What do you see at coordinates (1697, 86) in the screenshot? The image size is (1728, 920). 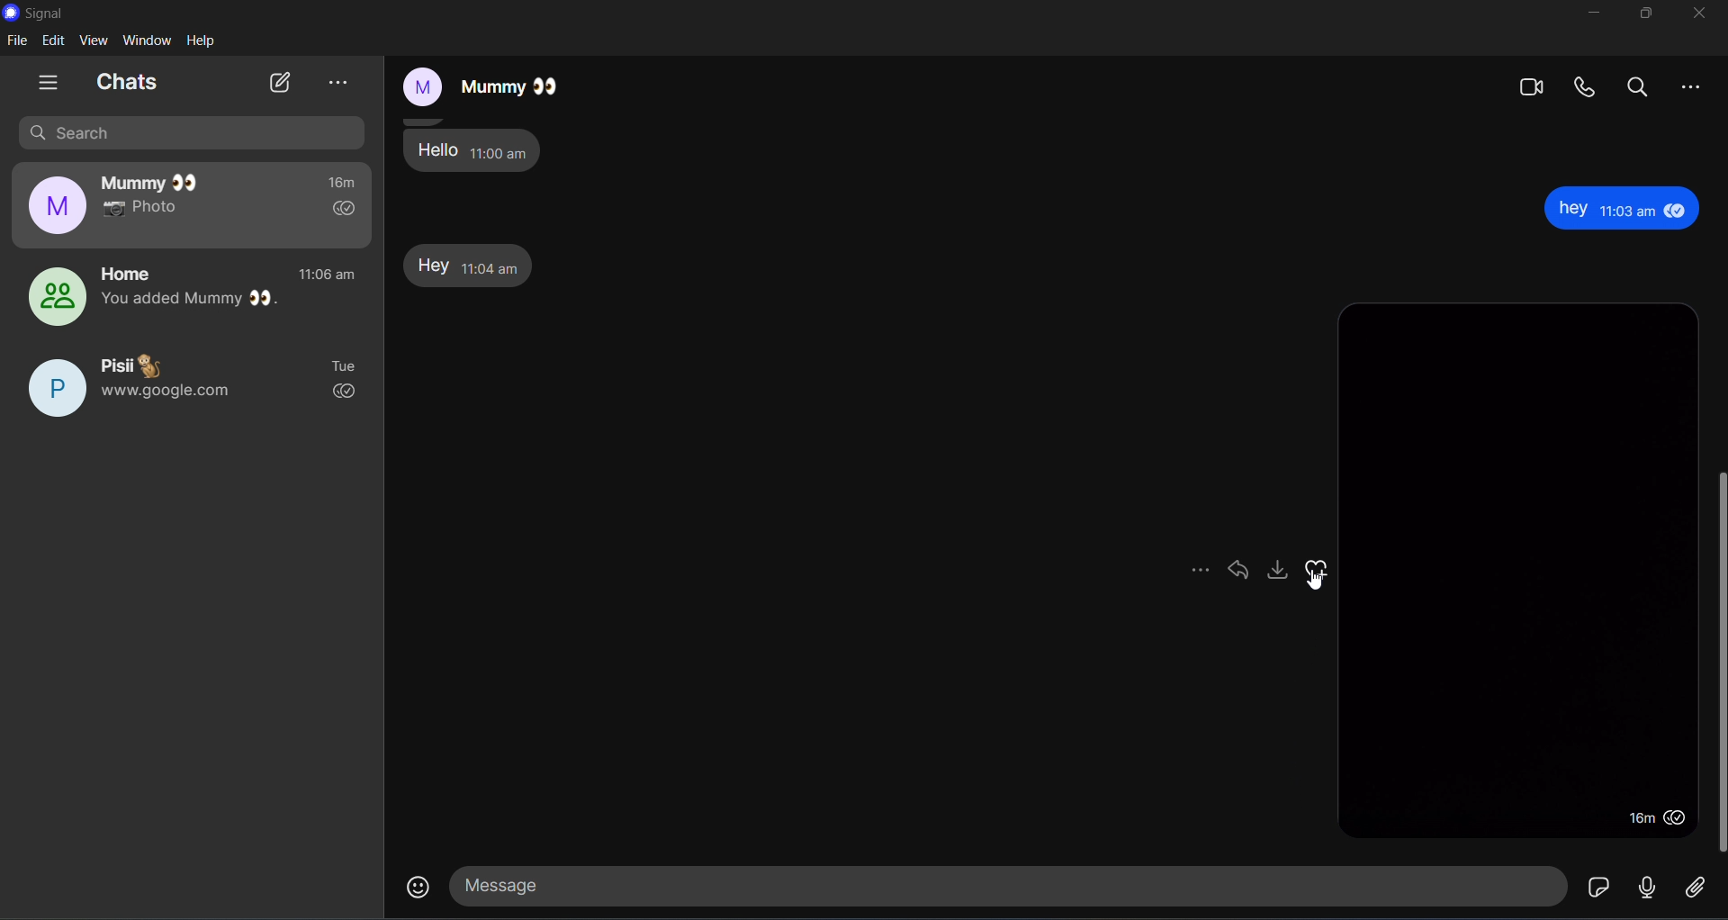 I see `more` at bounding box center [1697, 86].